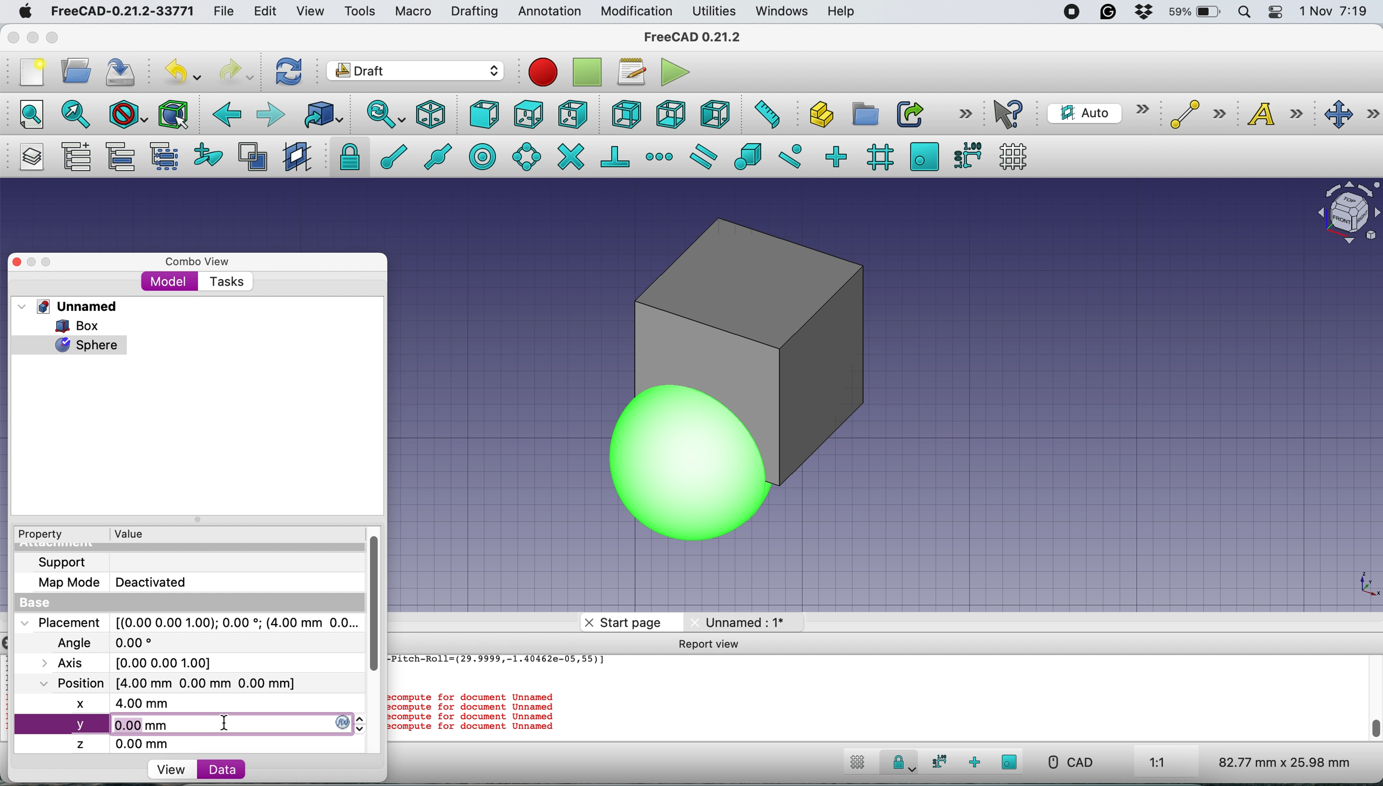 The height and width of the screenshot is (786, 1383). Describe the element at coordinates (625, 114) in the screenshot. I see `rear` at that location.